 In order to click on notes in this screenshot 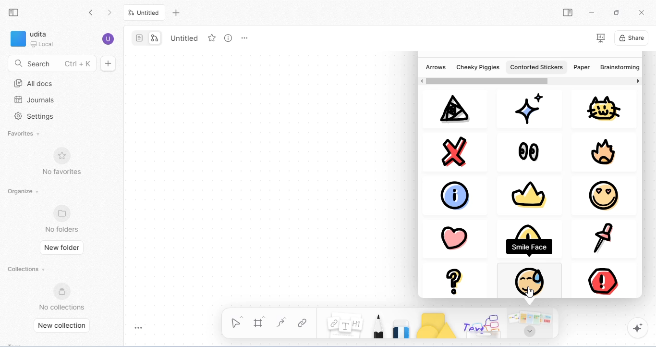, I will do `click(345, 324)`.